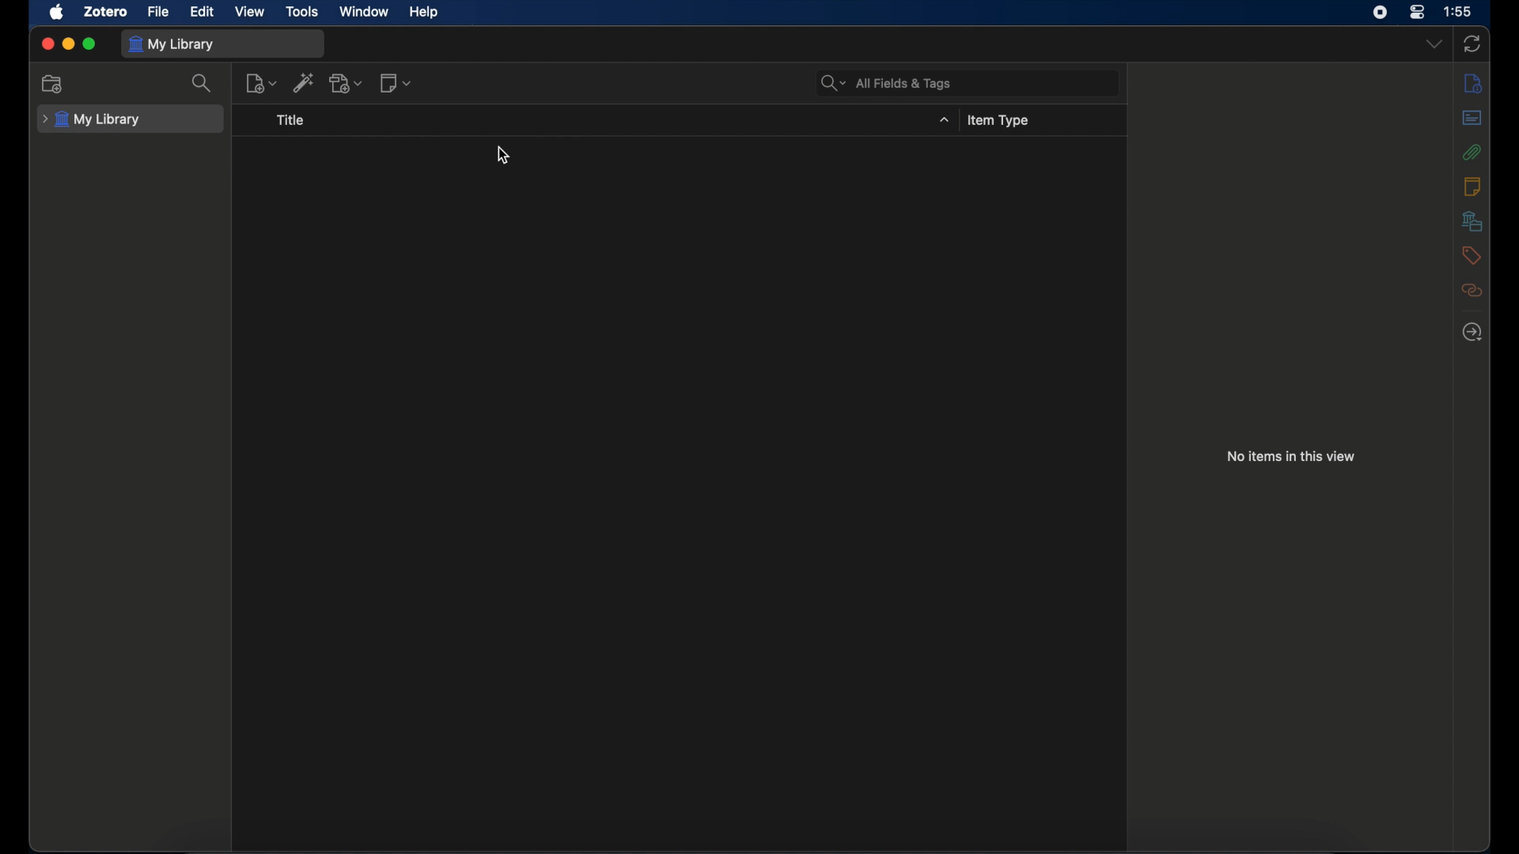 The image size is (1519, 854). What do you see at coordinates (201, 11) in the screenshot?
I see `edit` at bounding box center [201, 11].